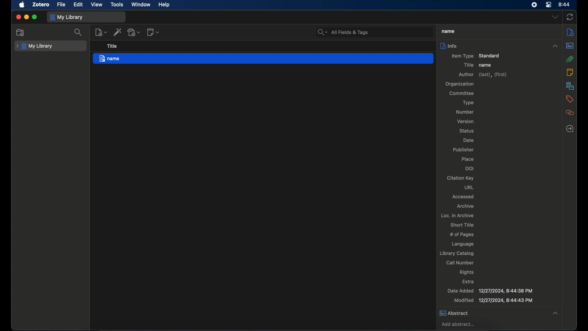 Image resolution: width=588 pixels, height=331 pixels. What do you see at coordinates (459, 325) in the screenshot?
I see `add abstract` at bounding box center [459, 325].